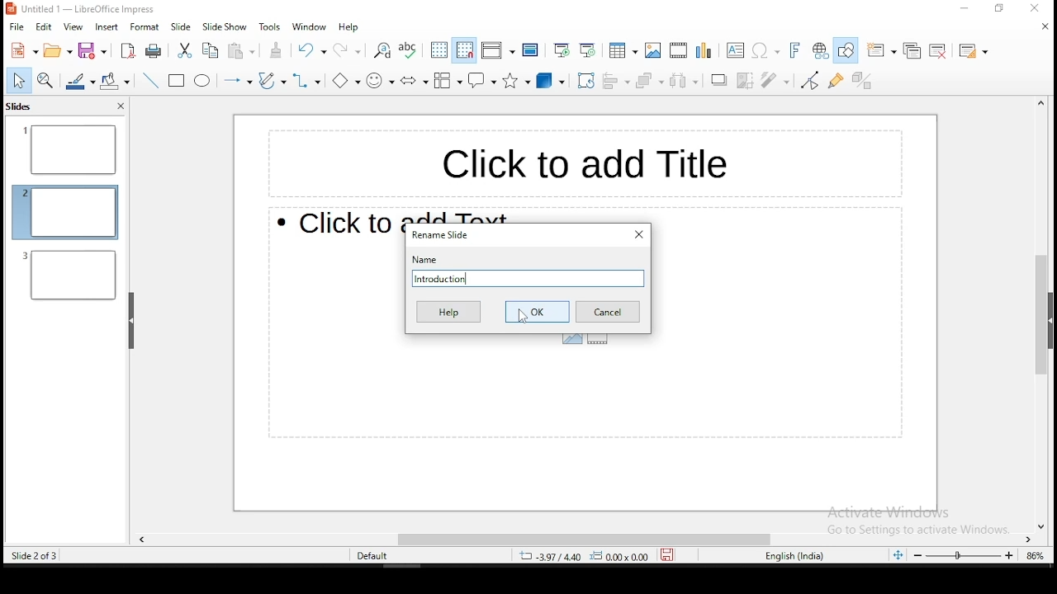  Describe the element at coordinates (17, 26) in the screenshot. I see `file` at that location.